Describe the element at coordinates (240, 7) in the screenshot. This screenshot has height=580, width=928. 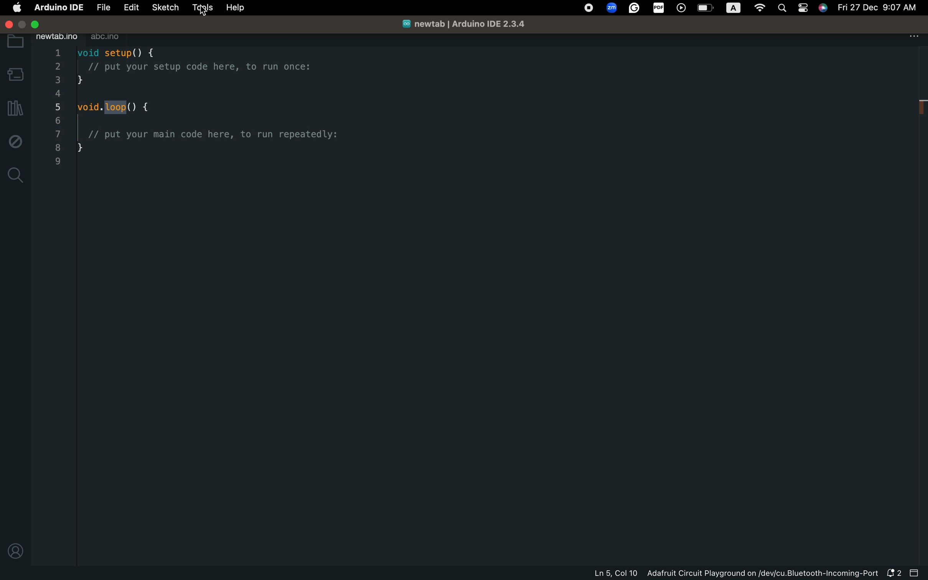
I see `help` at that location.